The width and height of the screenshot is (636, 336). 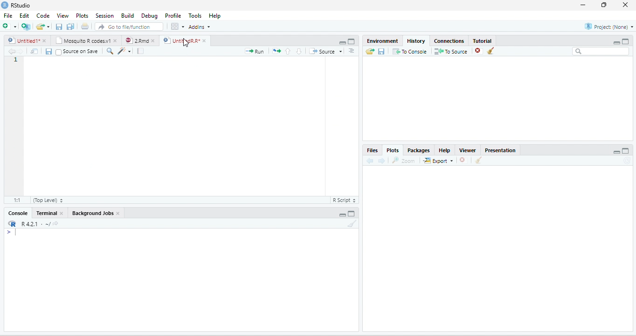 What do you see at coordinates (353, 223) in the screenshot?
I see `Clear console` at bounding box center [353, 223].